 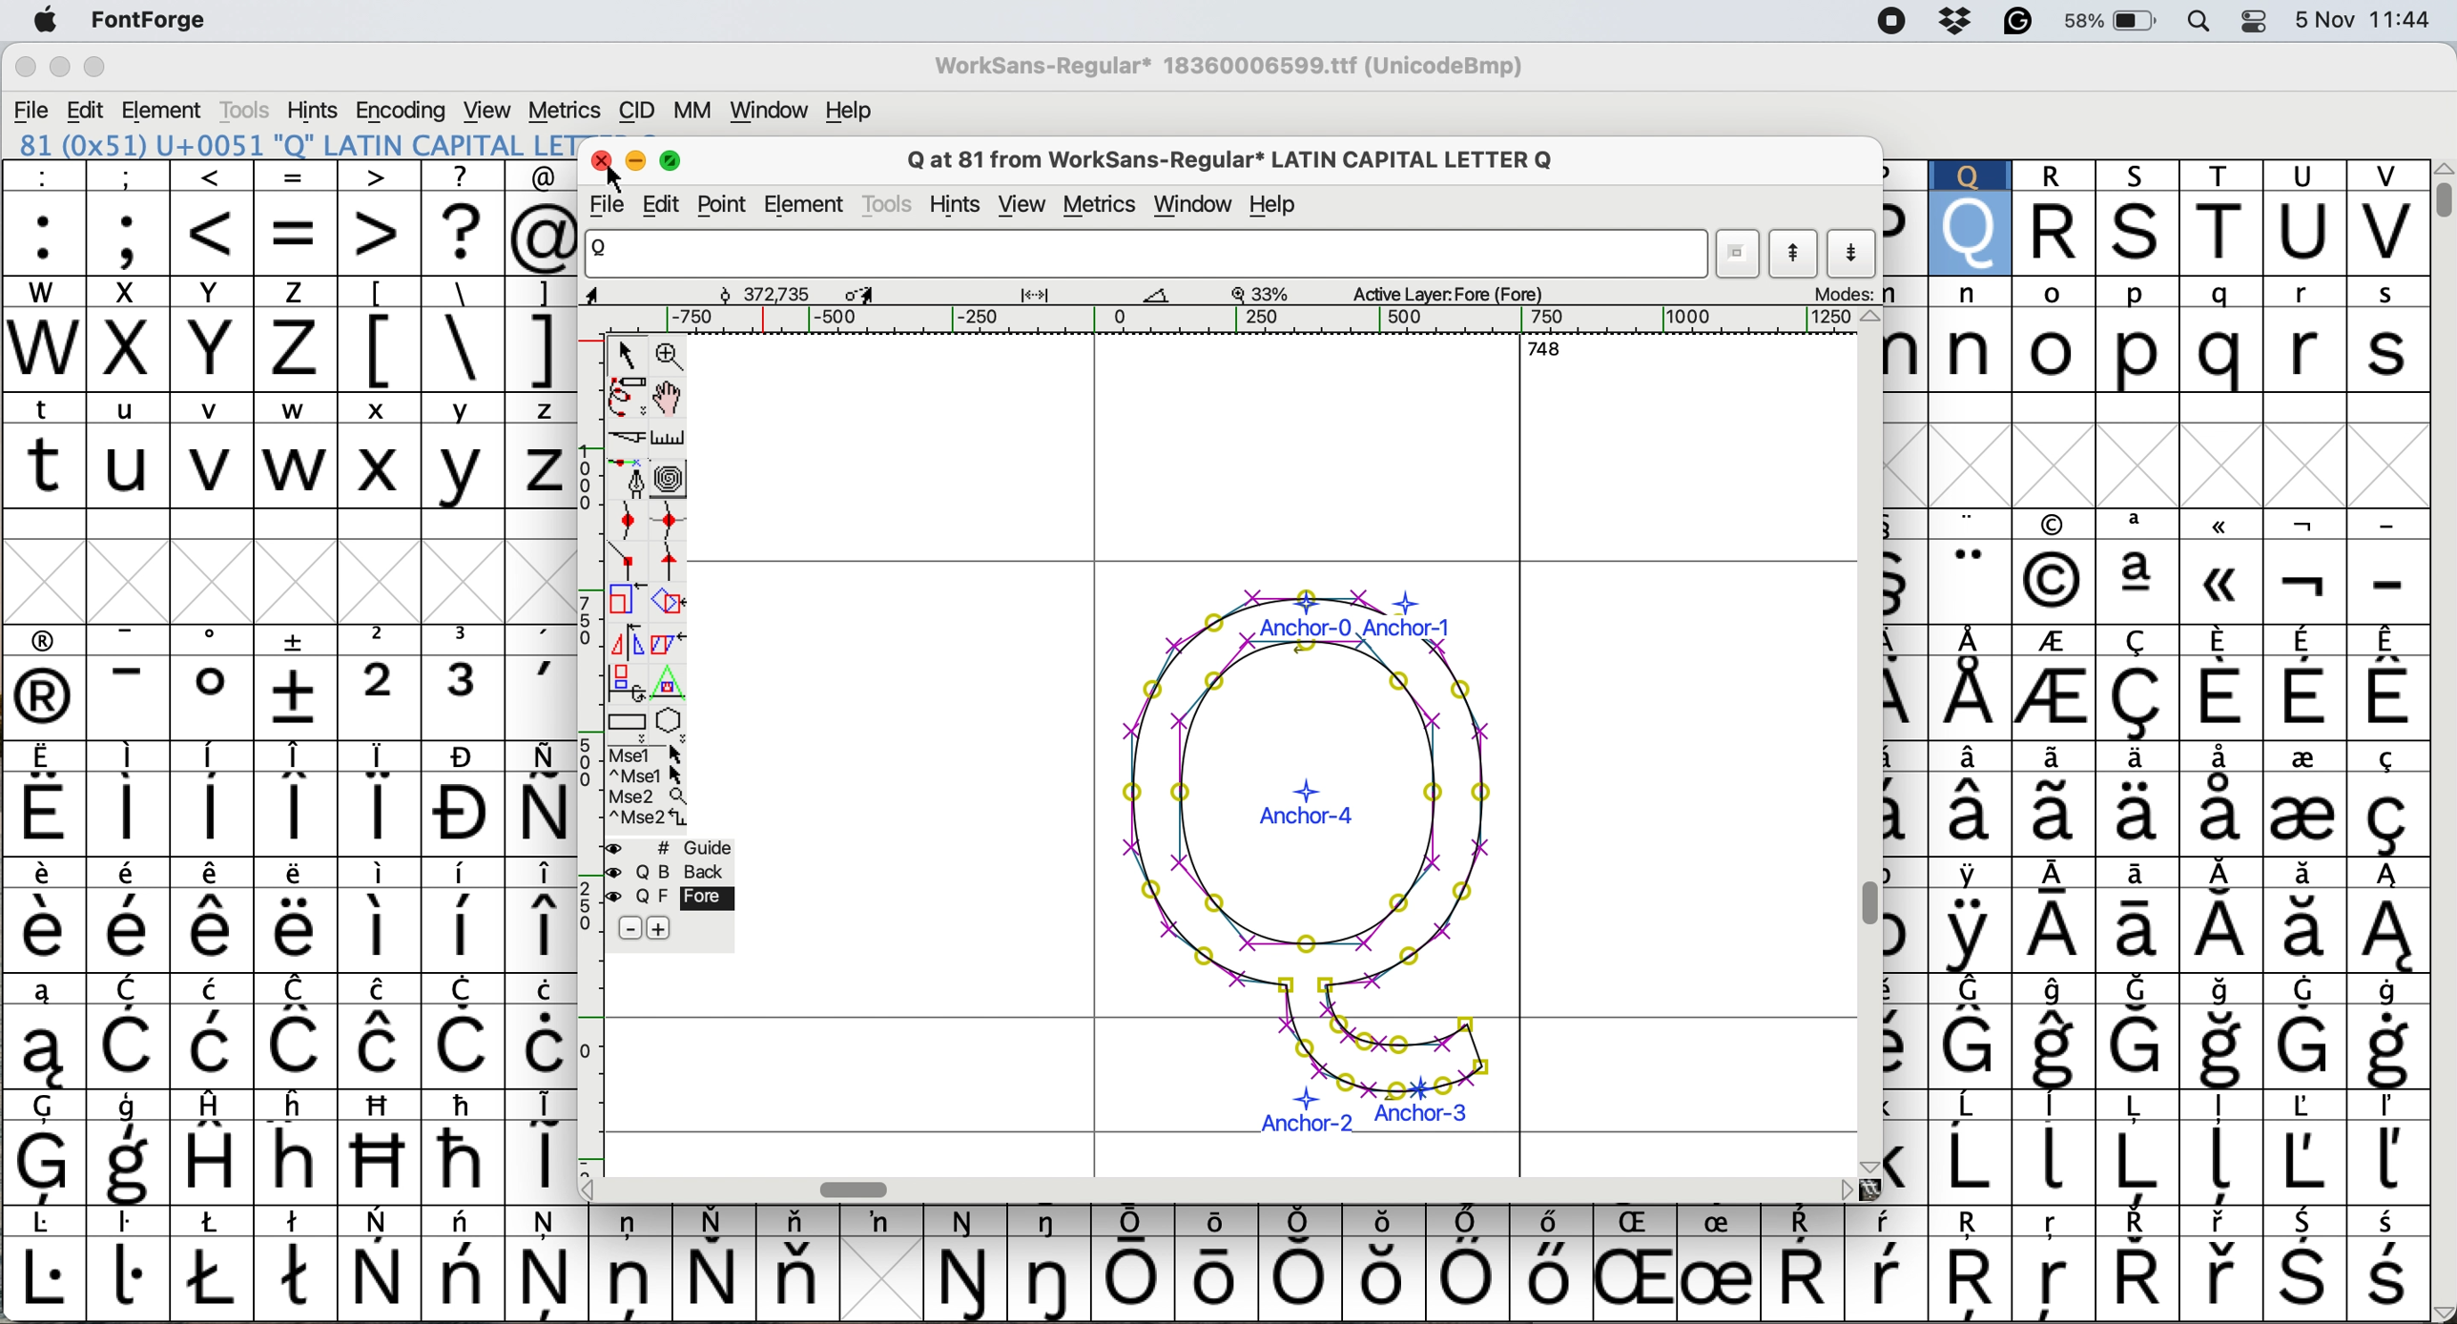 What do you see at coordinates (2018, 23) in the screenshot?
I see `grammarly` at bounding box center [2018, 23].